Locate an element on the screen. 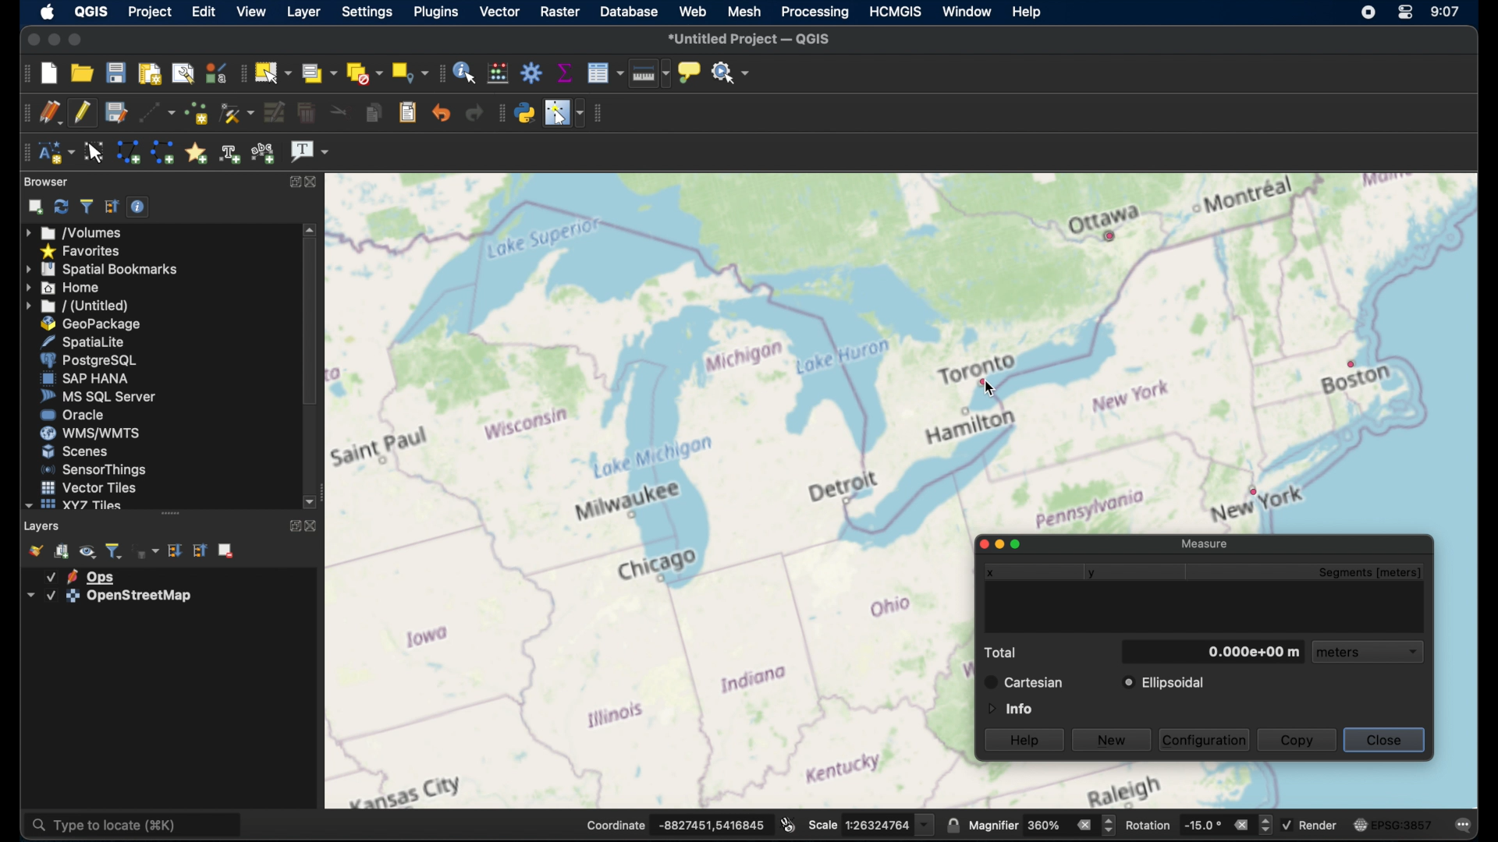  settings is located at coordinates (367, 13).